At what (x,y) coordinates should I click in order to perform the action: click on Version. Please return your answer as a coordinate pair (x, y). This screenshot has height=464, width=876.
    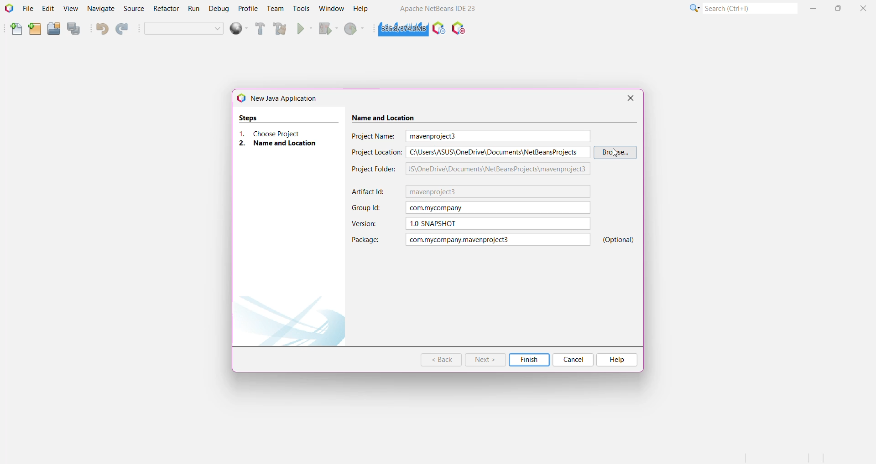
    Looking at the image, I should click on (366, 224).